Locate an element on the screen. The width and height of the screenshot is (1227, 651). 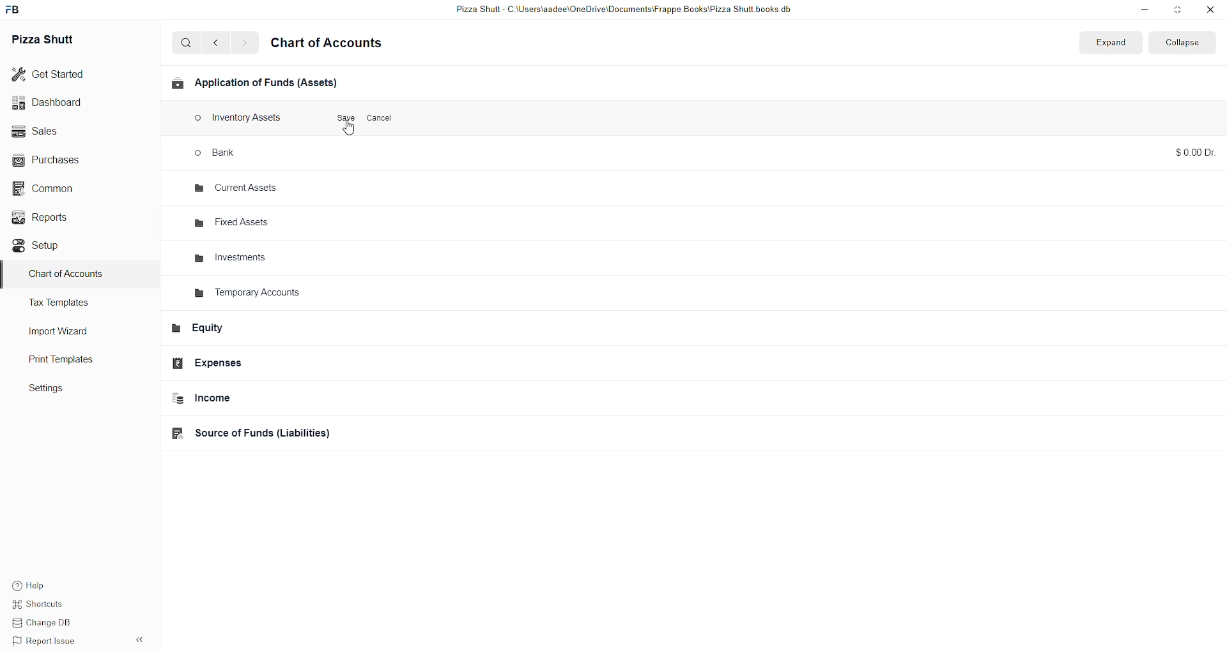
fixed assets is located at coordinates (227, 223).